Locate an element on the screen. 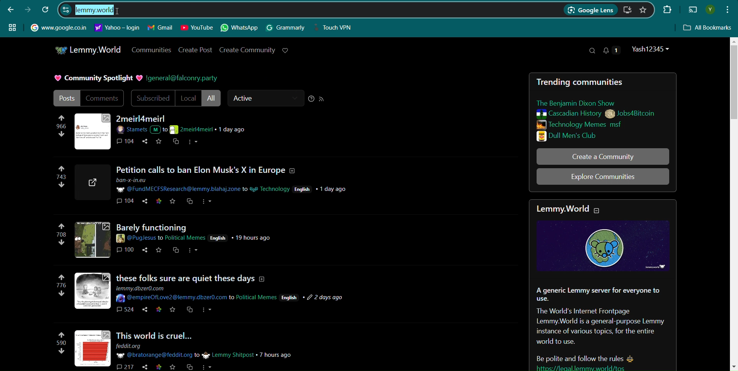 The width and height of the screenshot is (738, 371). more is located at coordinates (193, 252).